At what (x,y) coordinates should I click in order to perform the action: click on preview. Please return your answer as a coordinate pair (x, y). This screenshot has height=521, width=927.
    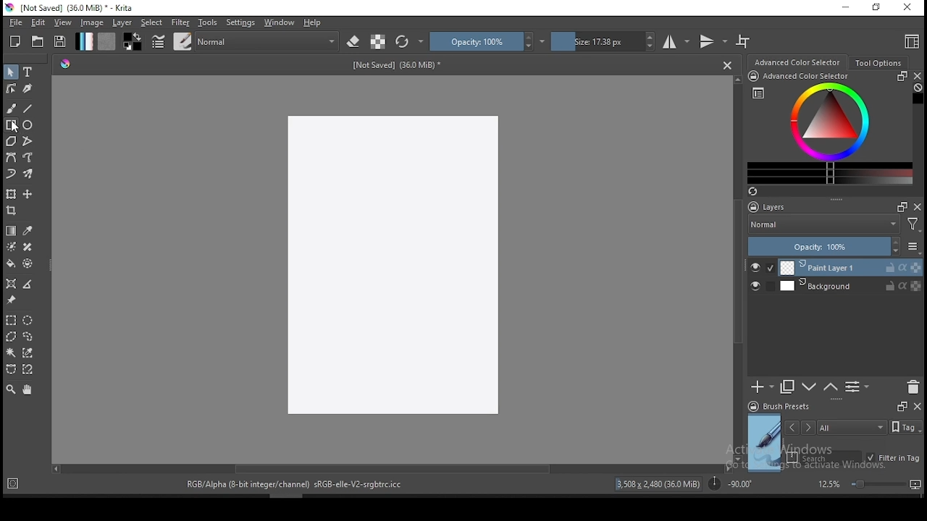
    Looking at the image, I should click on (765, 443).